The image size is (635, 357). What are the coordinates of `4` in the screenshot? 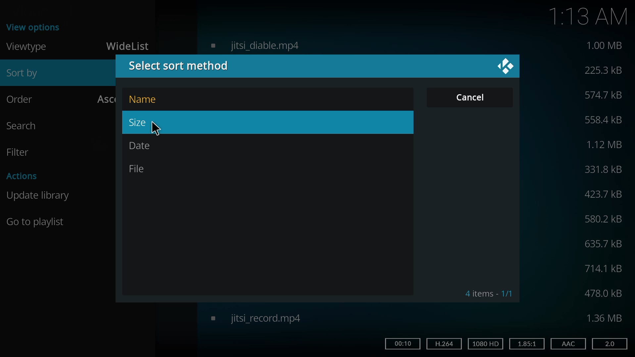 It's located at (487, 293).